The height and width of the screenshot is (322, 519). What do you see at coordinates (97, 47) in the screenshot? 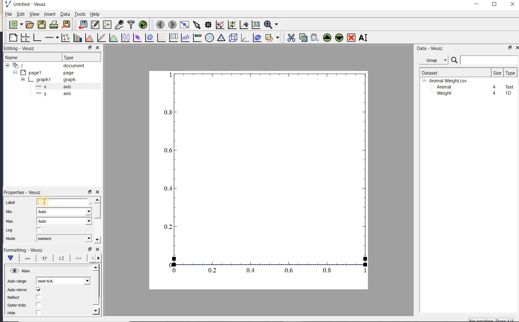
I see `CLOSE` at bounding box center [97, 47].